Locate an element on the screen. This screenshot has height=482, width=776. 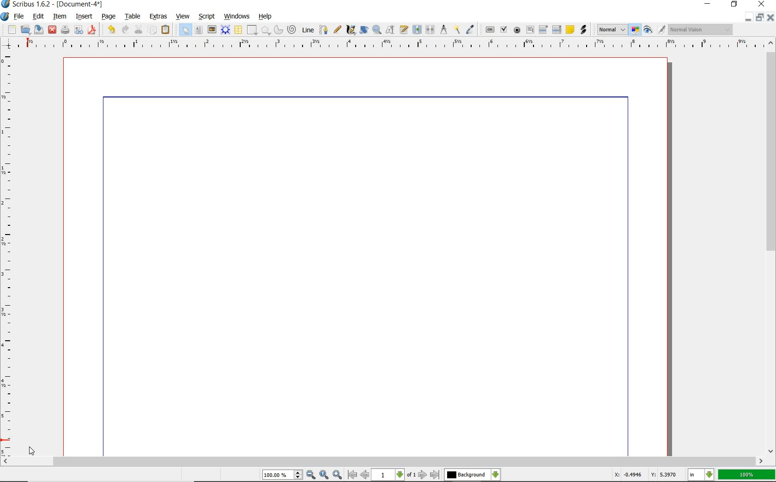
edit is located at coordinates (37, 17).